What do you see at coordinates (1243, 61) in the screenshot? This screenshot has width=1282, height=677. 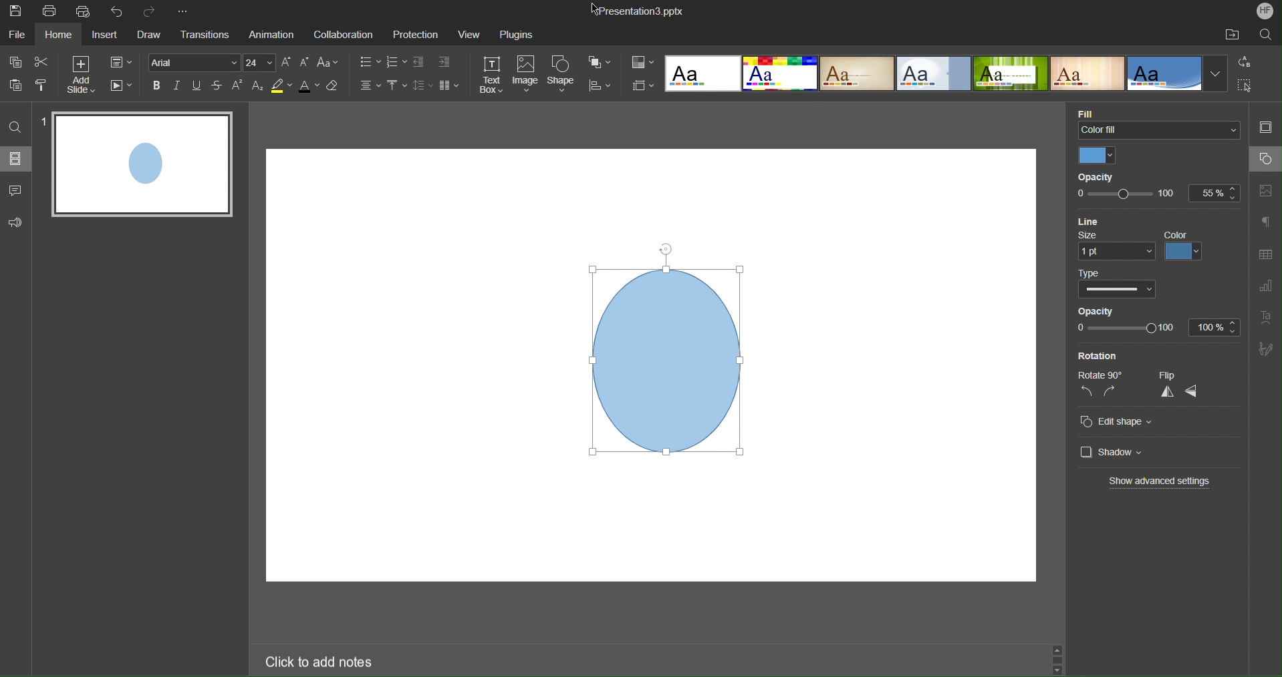 I see `Replace` at bounding box center [1243, 61].